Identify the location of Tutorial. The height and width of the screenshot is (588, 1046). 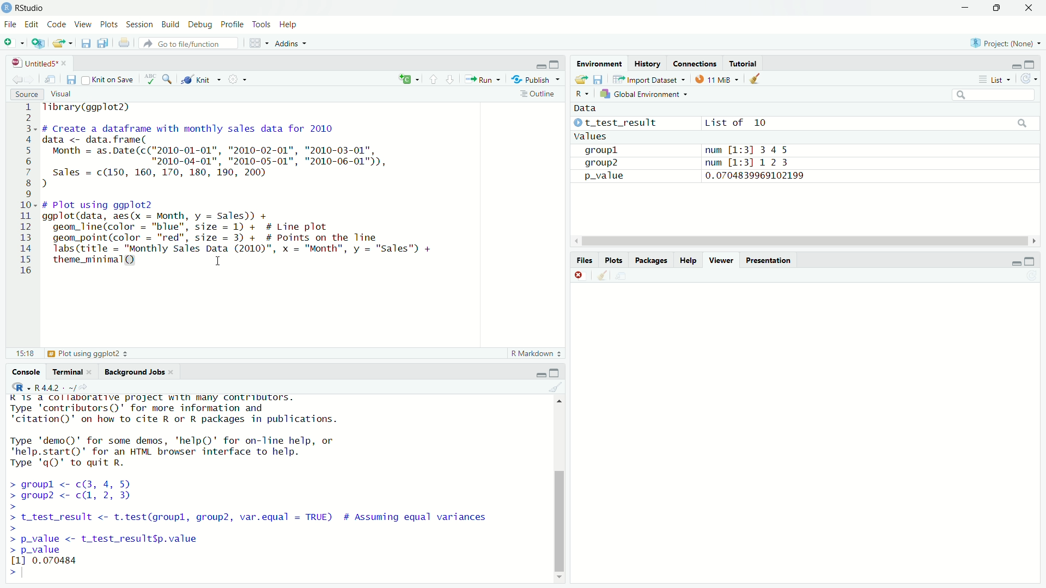
(744, 62).